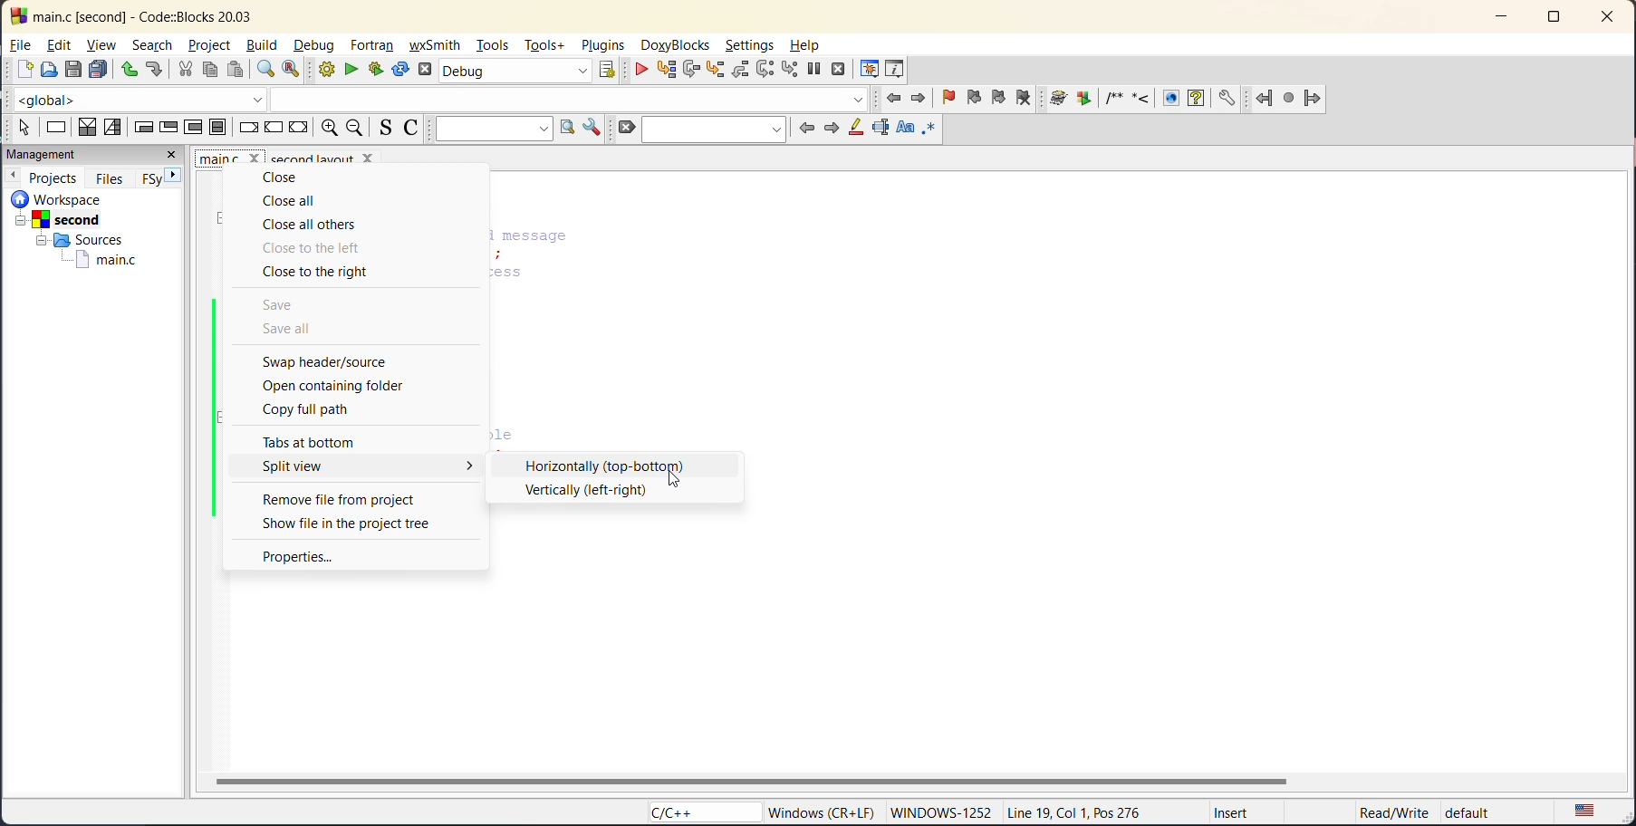  What do you see at coordinates (1587, 812) in the screenshot?
I see `text language` at bounding box center [1587, 812].